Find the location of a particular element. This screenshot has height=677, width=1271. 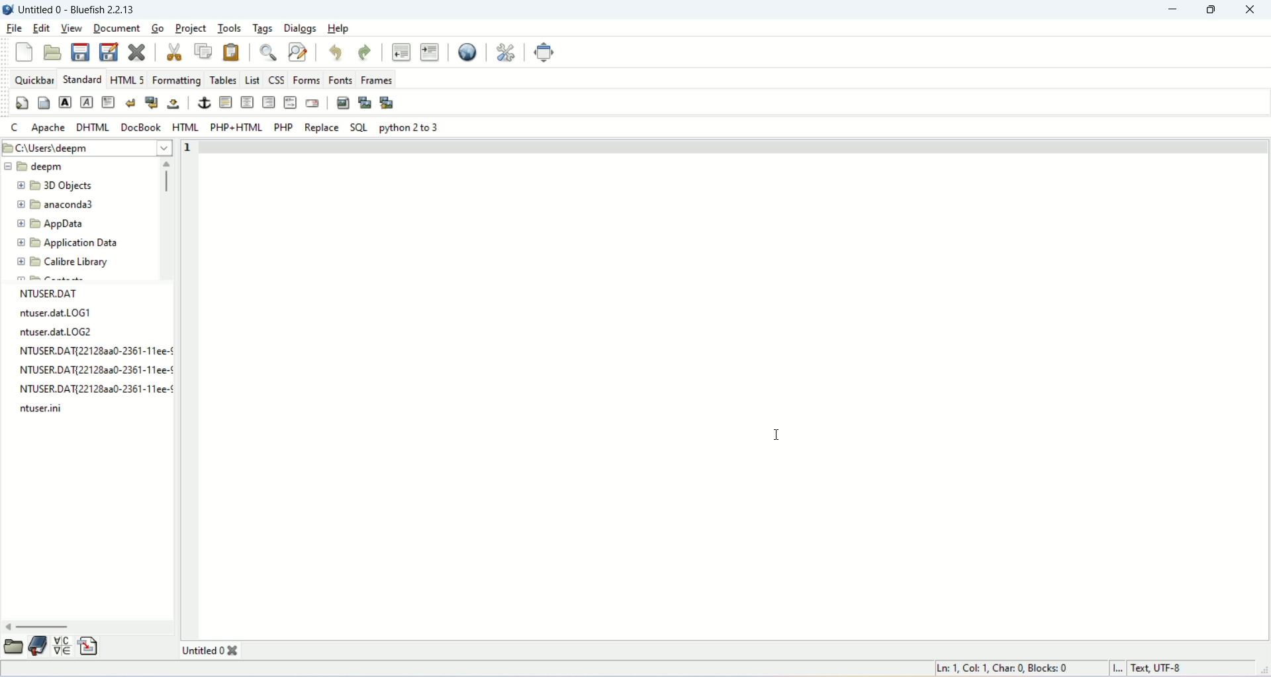

horizontal scroll bar is located at coordinates (39, 626).